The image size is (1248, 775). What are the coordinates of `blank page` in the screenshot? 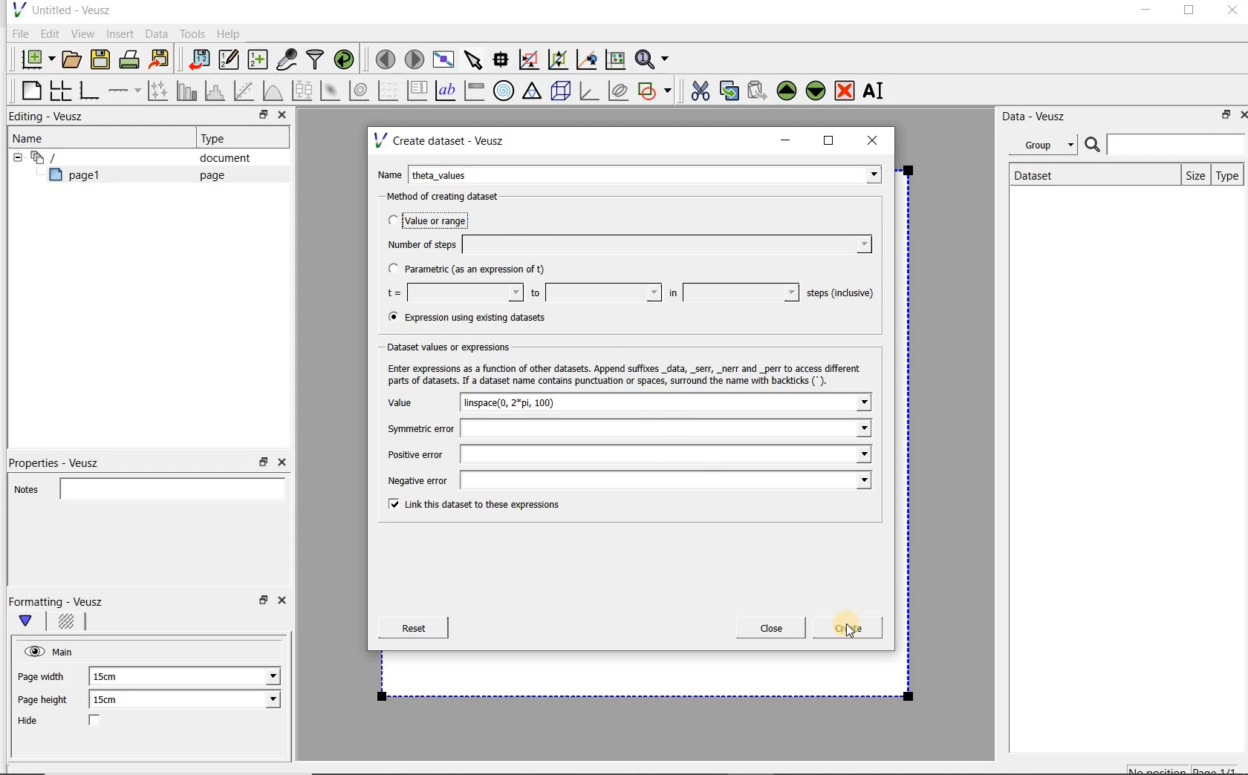 It's located at (29, 88).